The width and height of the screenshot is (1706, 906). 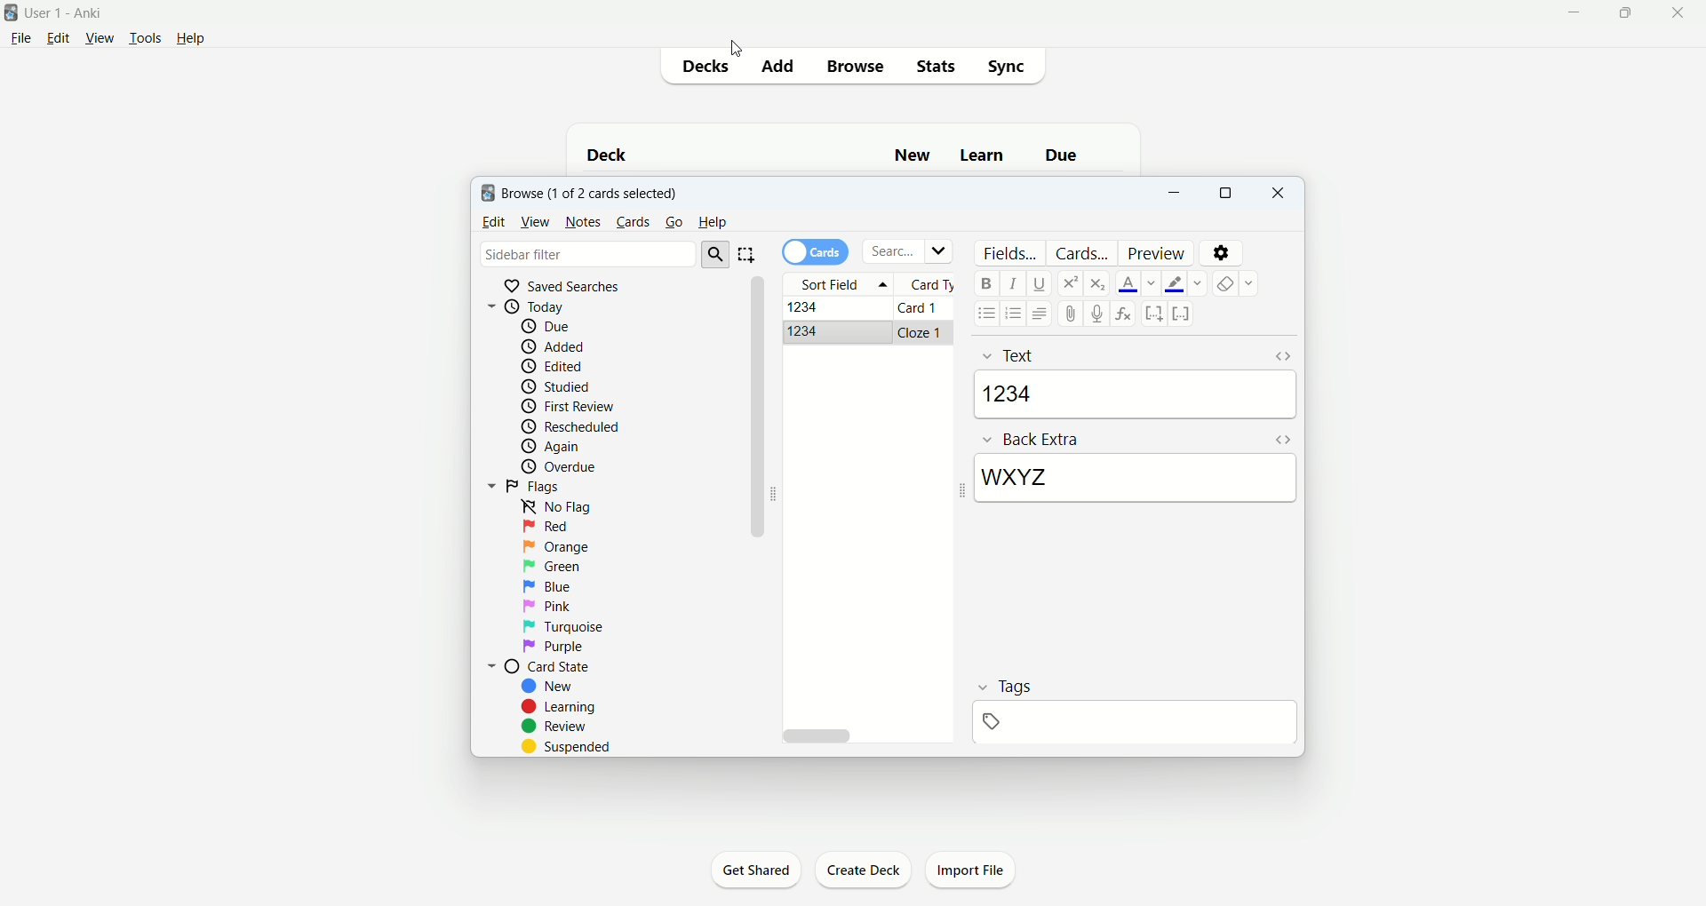 I want to click on deck, so click(x=611, y=156).